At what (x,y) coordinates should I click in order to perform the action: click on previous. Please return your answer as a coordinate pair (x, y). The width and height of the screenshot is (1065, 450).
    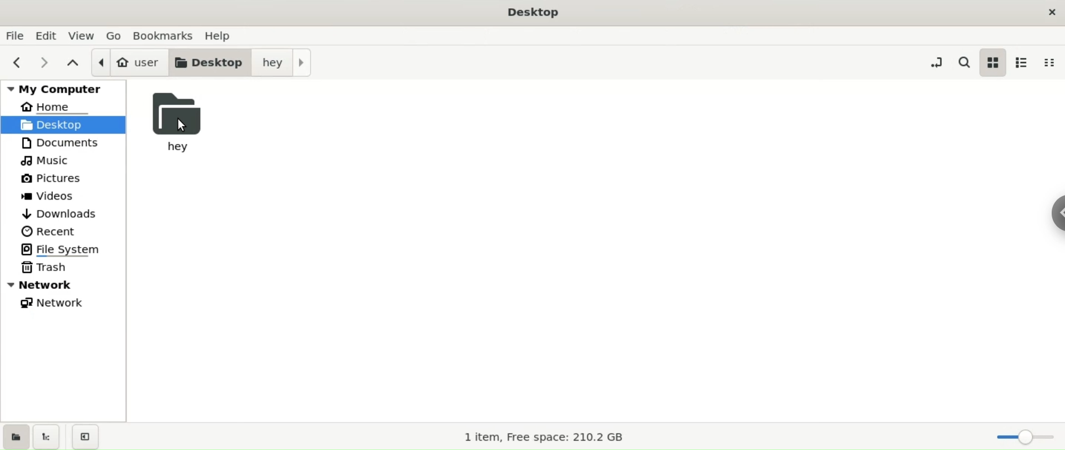
    Looking at the image, I should click on (18, 61).